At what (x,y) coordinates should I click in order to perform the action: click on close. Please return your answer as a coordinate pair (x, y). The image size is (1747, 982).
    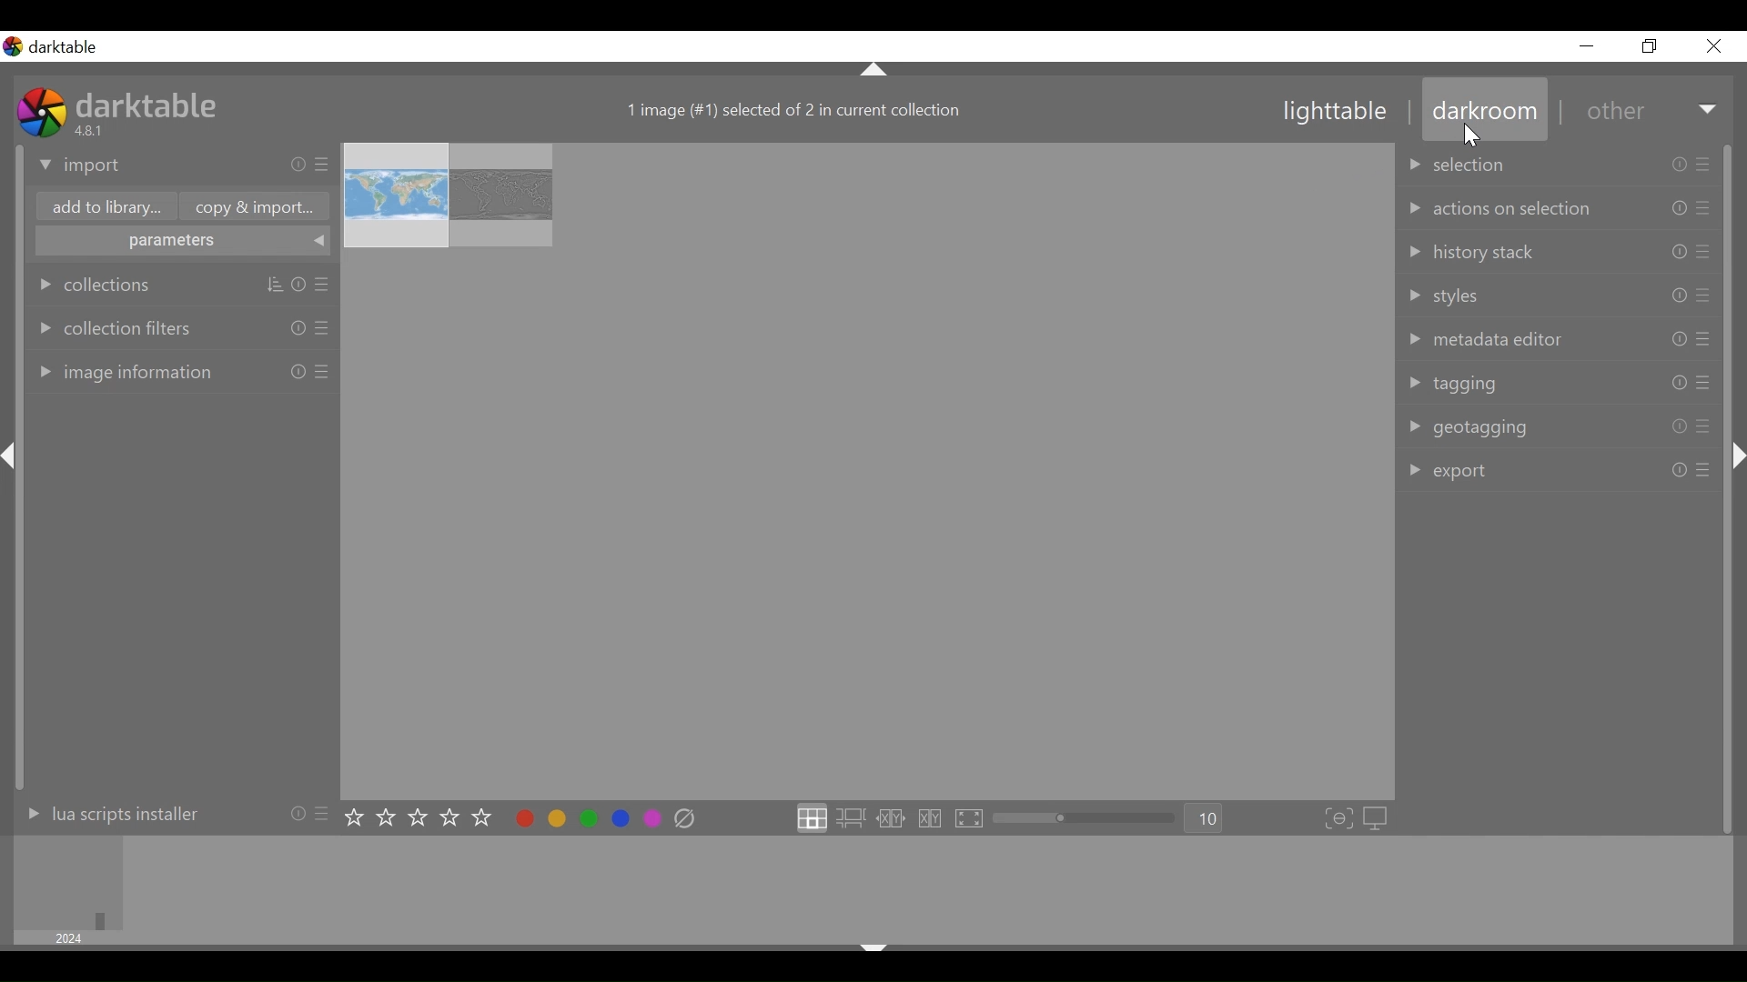
    Looking at the image, I should click on (1712, 46).